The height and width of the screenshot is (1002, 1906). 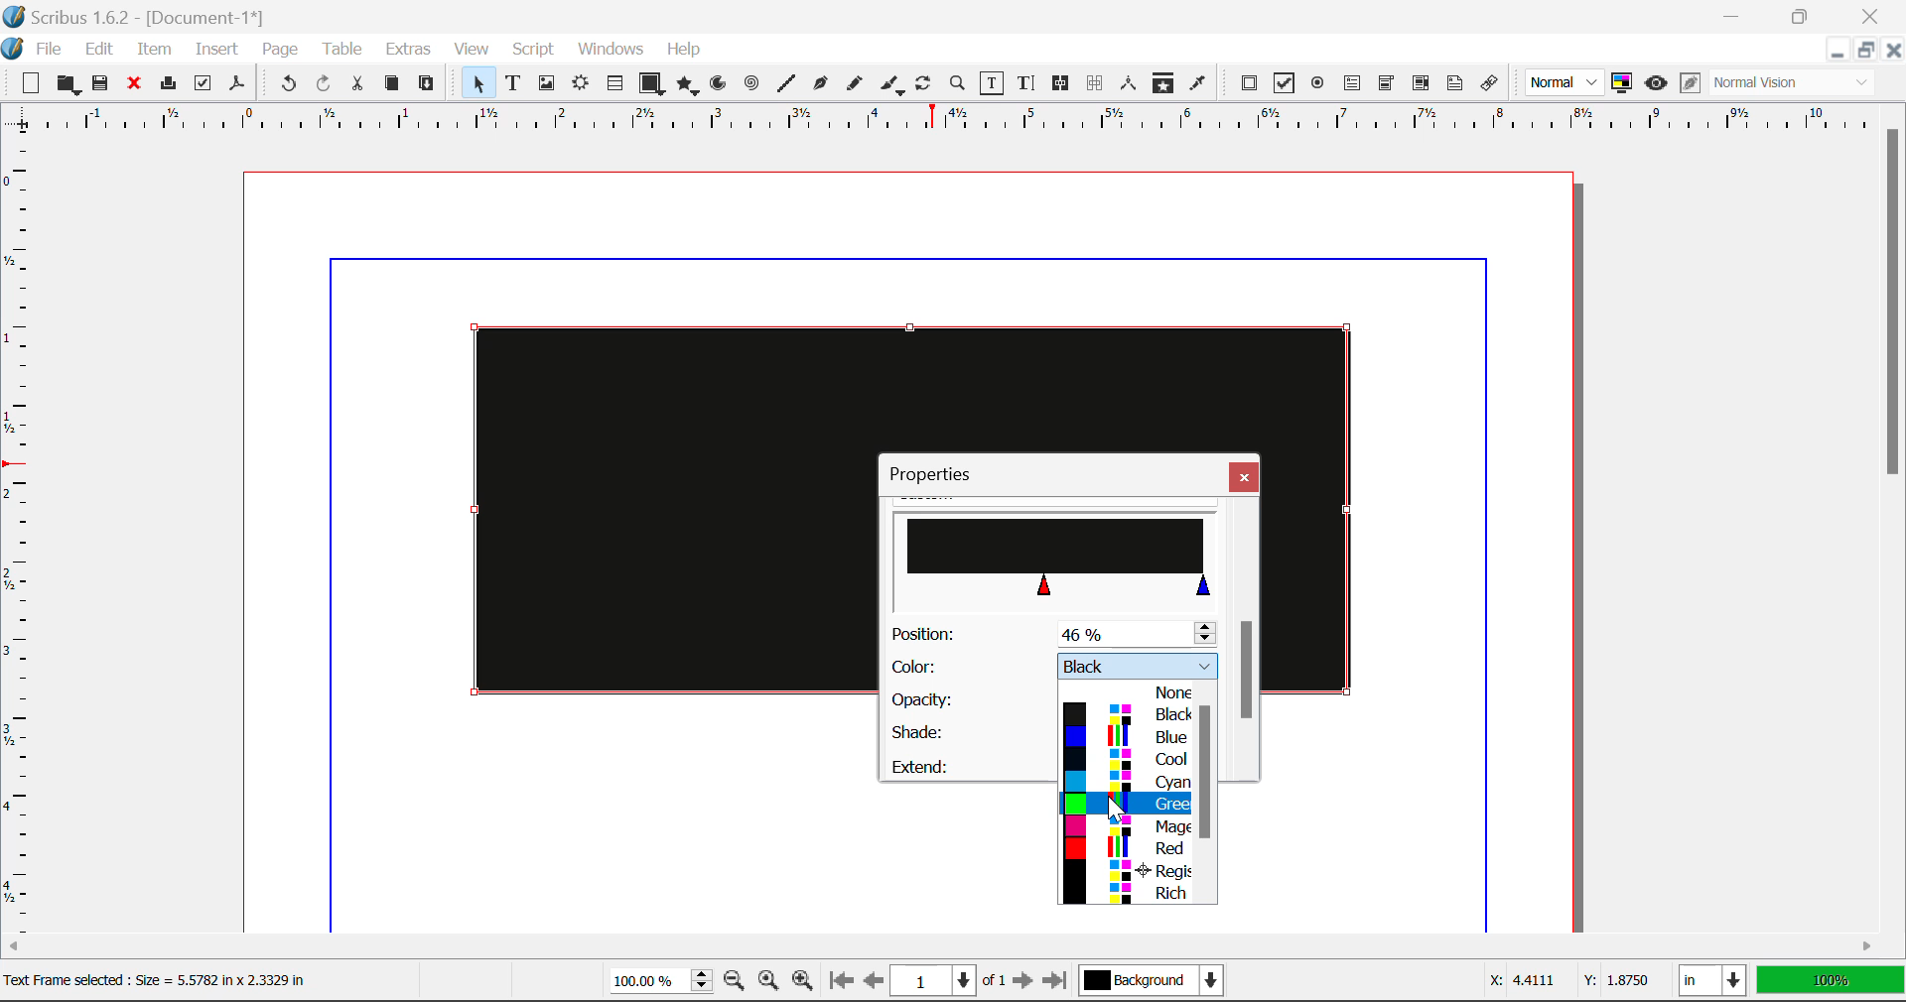 What do you see at coordinates (52, 53) in the screenshot?
I see `File` at bounding box center [52, 53].